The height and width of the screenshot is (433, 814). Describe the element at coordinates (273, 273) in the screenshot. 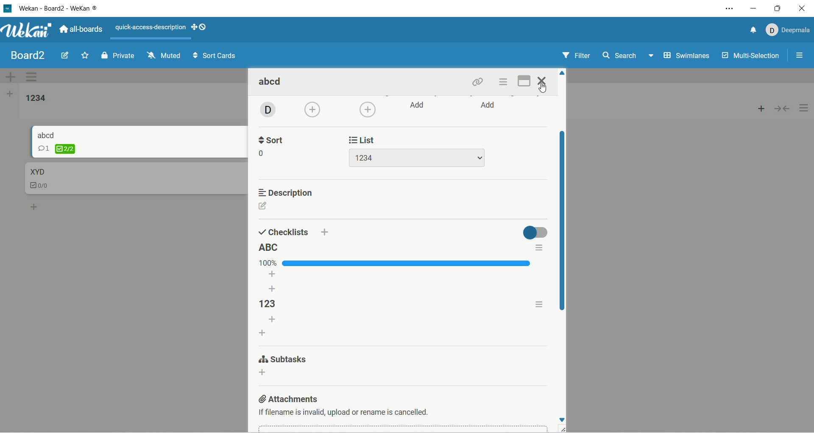

I see `add` at that location.